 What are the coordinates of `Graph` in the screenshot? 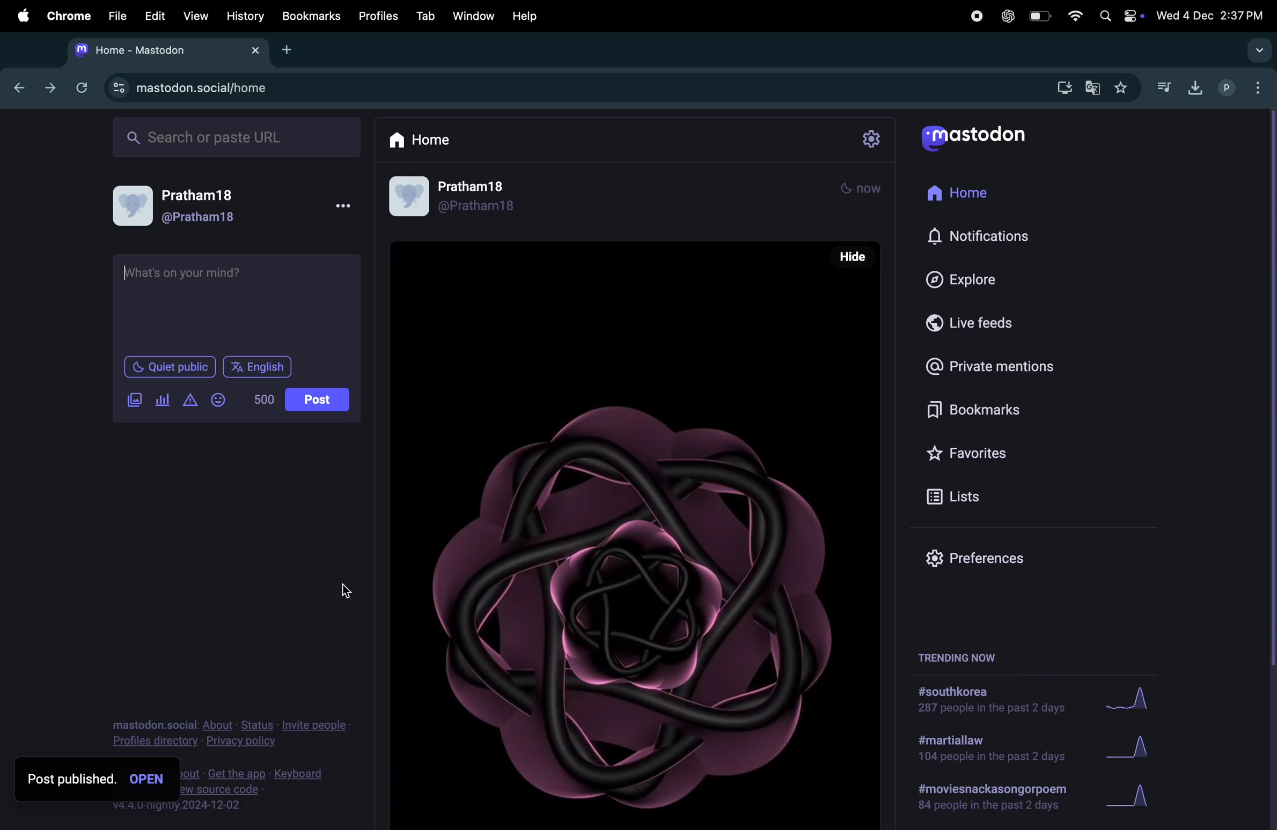 It's located at (1131, 750).